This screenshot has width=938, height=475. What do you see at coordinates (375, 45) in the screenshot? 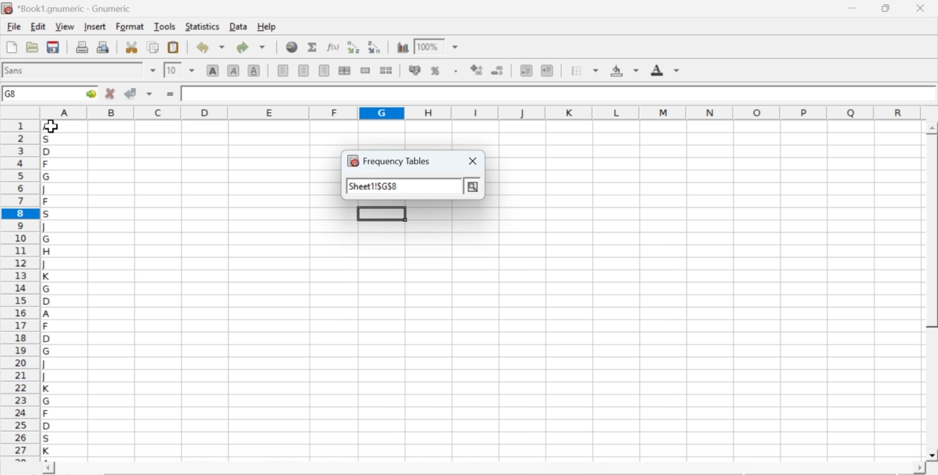
I see `Sort the selected region in descending order based on the first column selected` at bounding box center [375, 45].